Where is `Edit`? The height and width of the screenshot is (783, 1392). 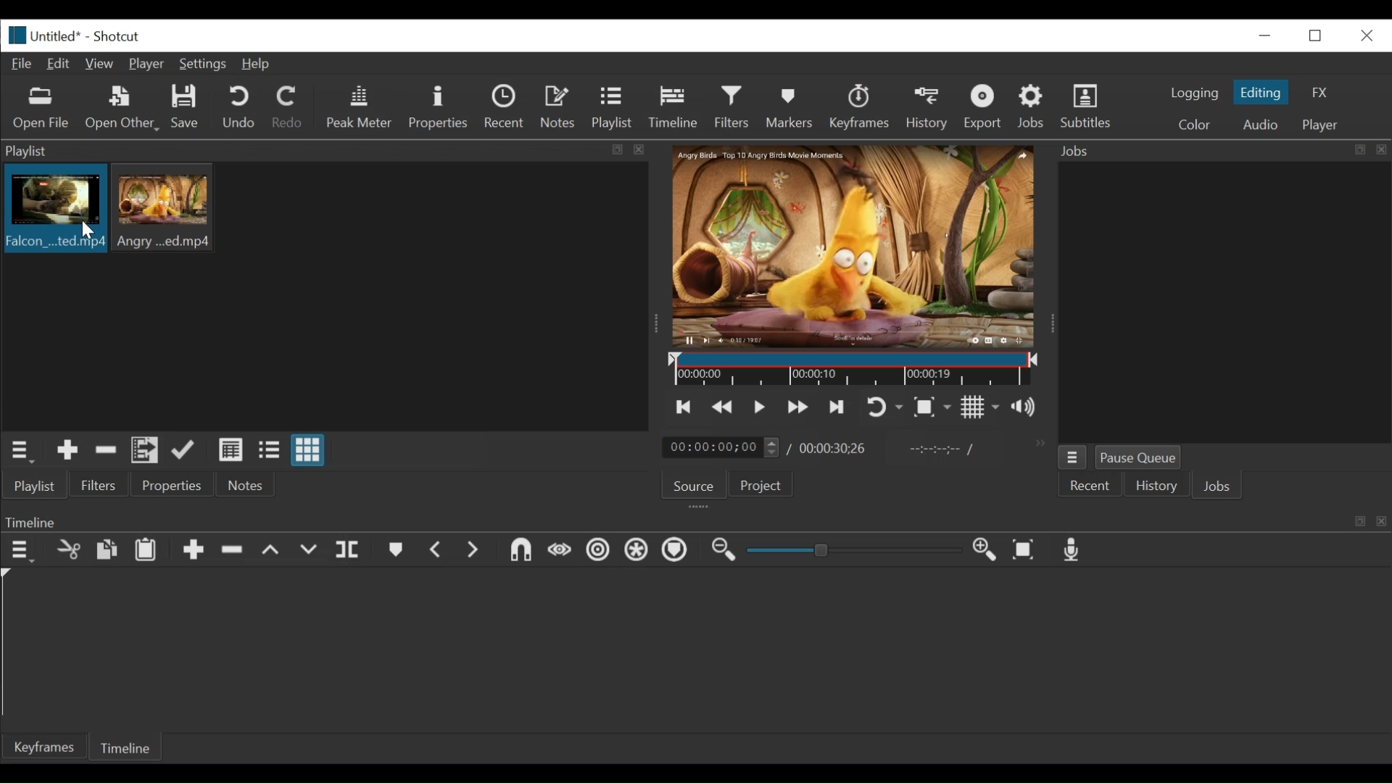 Edit is located at coordinates (62, 62).